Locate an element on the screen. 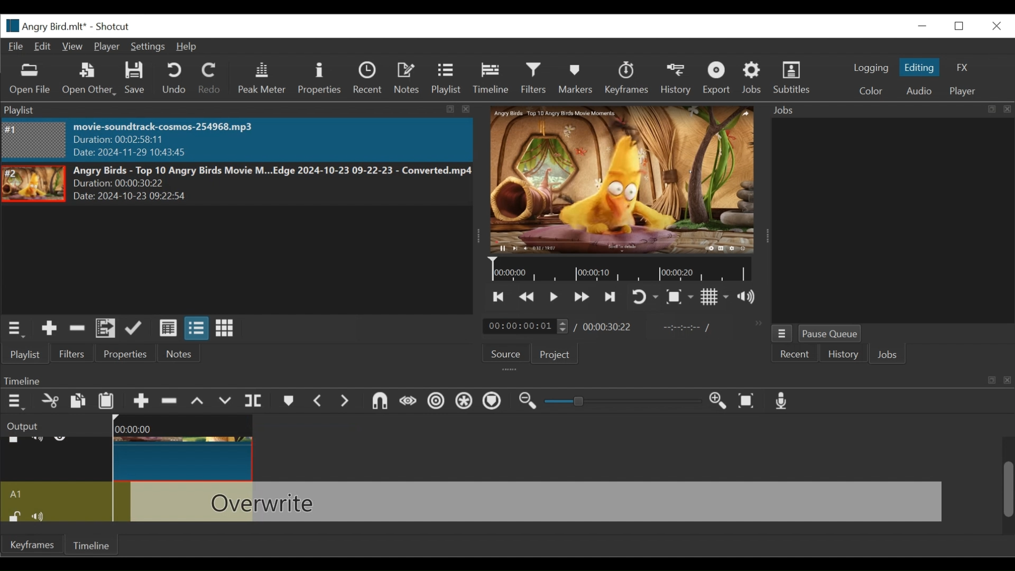  Add files to the playlist is located at coordinates (106, 329).